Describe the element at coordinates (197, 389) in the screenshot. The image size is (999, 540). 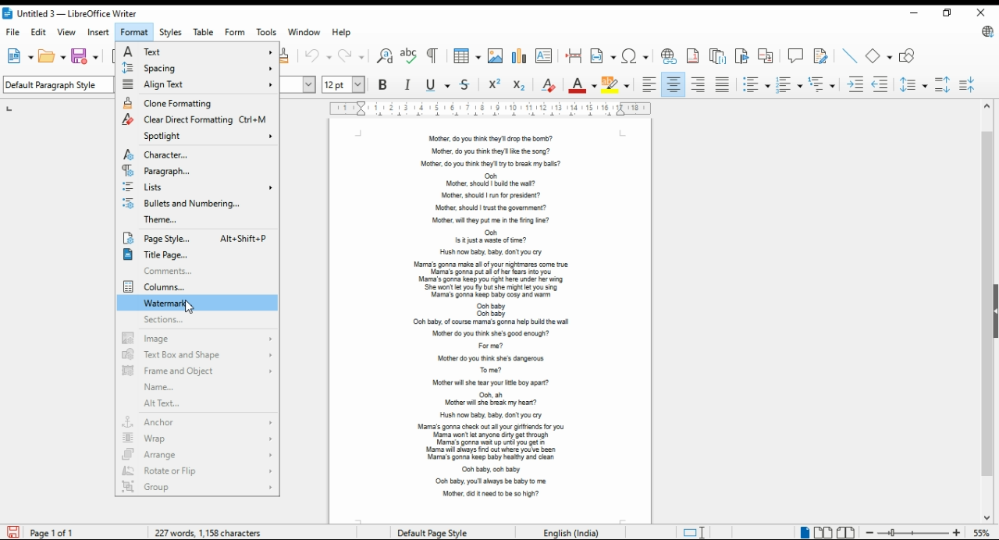
I see `name` at that location.